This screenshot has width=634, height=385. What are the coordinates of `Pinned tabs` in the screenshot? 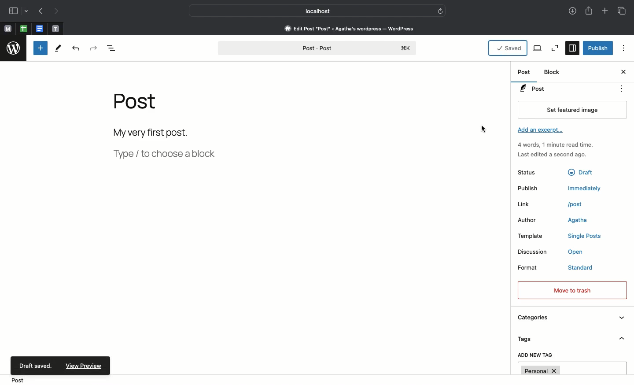 It's located at (57, 28).